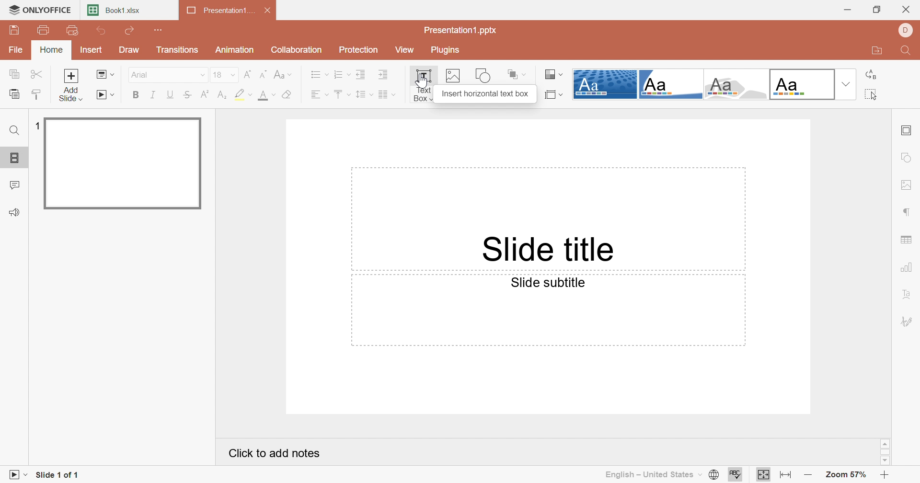 The image size is (920, 483). Describe the element at coordinates (515, 73) in the screenshot. I see `Arrange shape` at that location.